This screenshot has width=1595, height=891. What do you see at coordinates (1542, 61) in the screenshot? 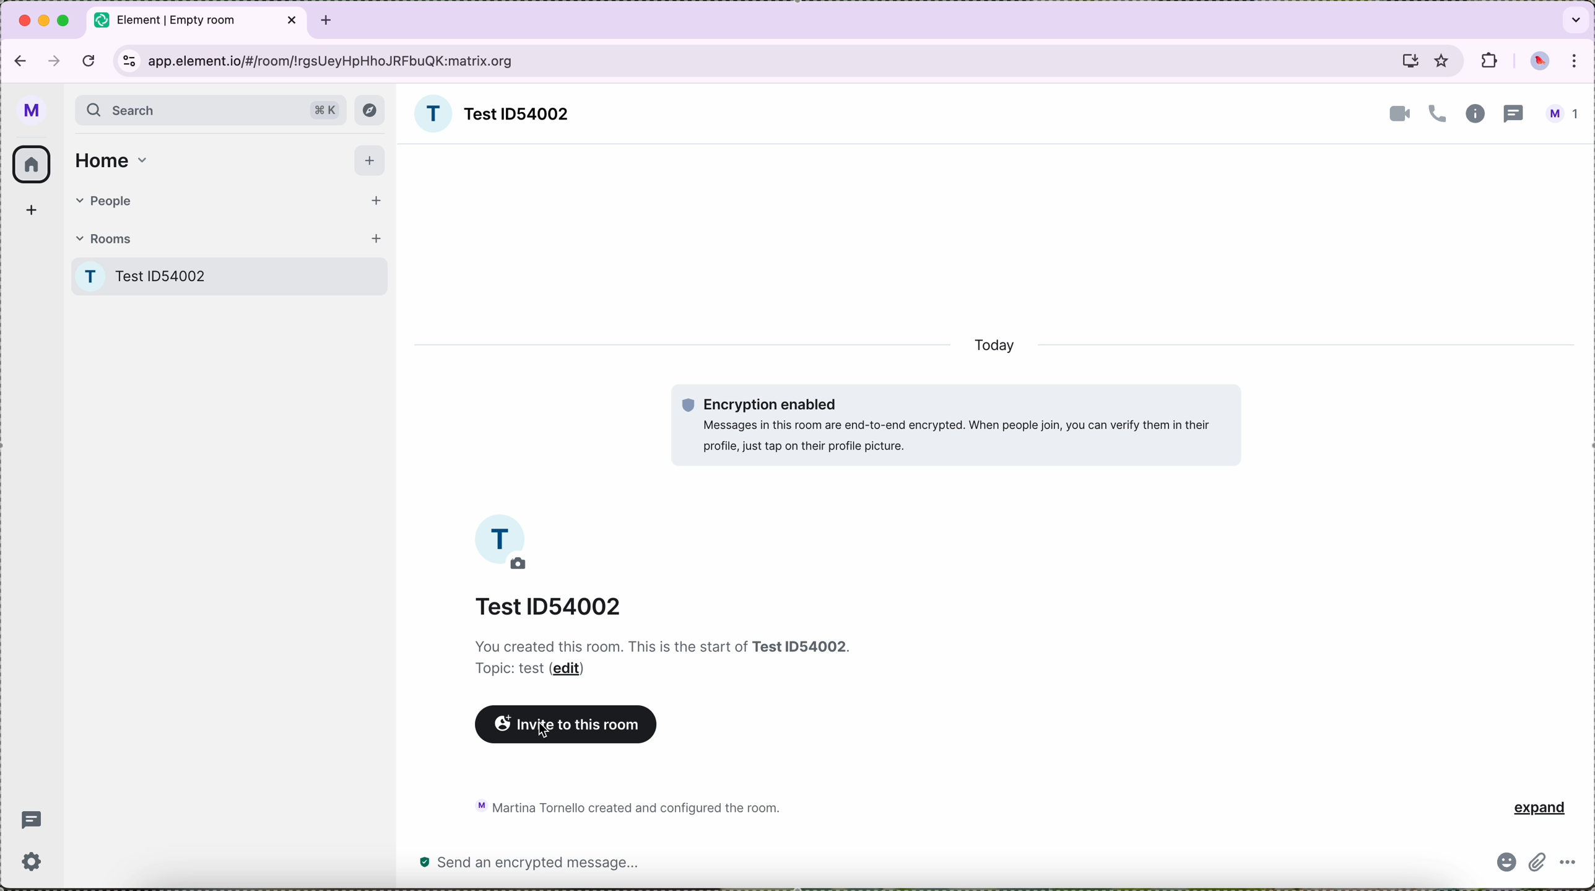
I see `profile picture` at bounding box center [1542, 61].